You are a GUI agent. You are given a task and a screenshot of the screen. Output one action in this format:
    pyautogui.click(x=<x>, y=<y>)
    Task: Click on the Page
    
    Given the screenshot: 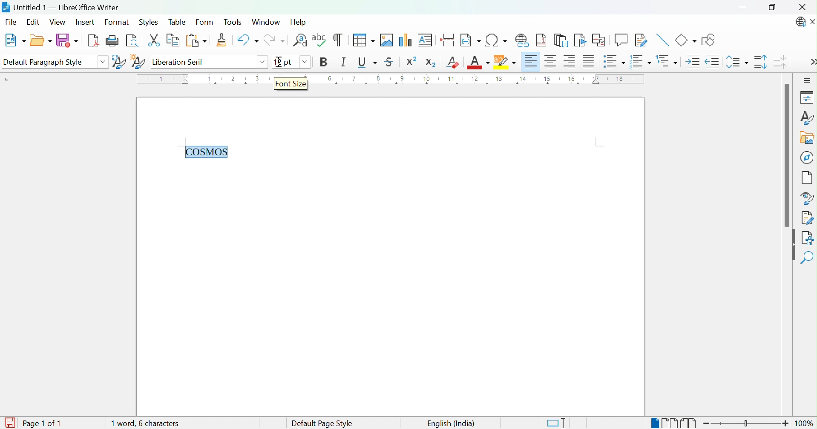 What is the action you would take?
    pyautogui.click(x=808, y=177)
    